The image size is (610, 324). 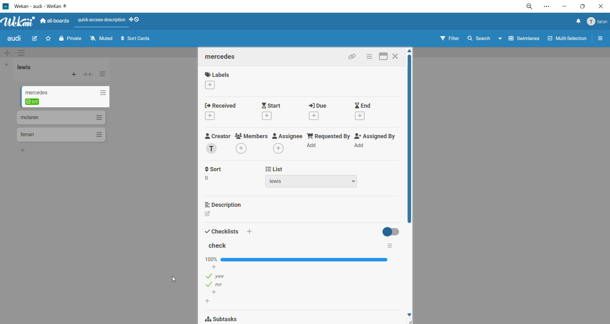 I want to click on app logo, so click(x=19, y=22).